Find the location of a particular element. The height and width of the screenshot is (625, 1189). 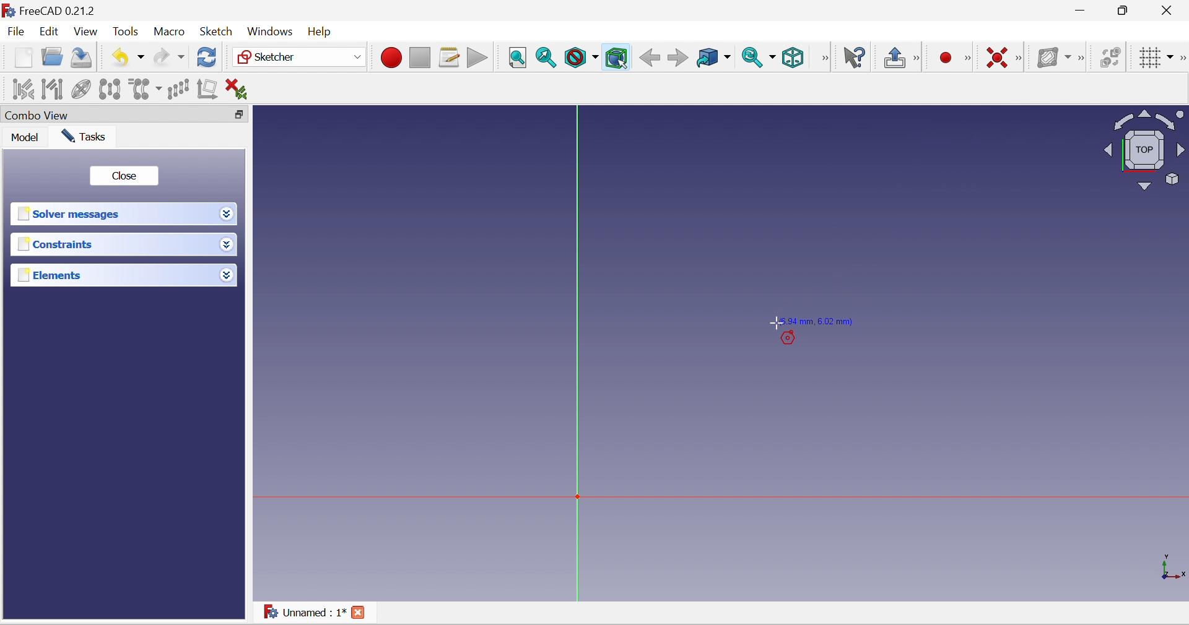

Sketch is located at coordinates (216, 32).